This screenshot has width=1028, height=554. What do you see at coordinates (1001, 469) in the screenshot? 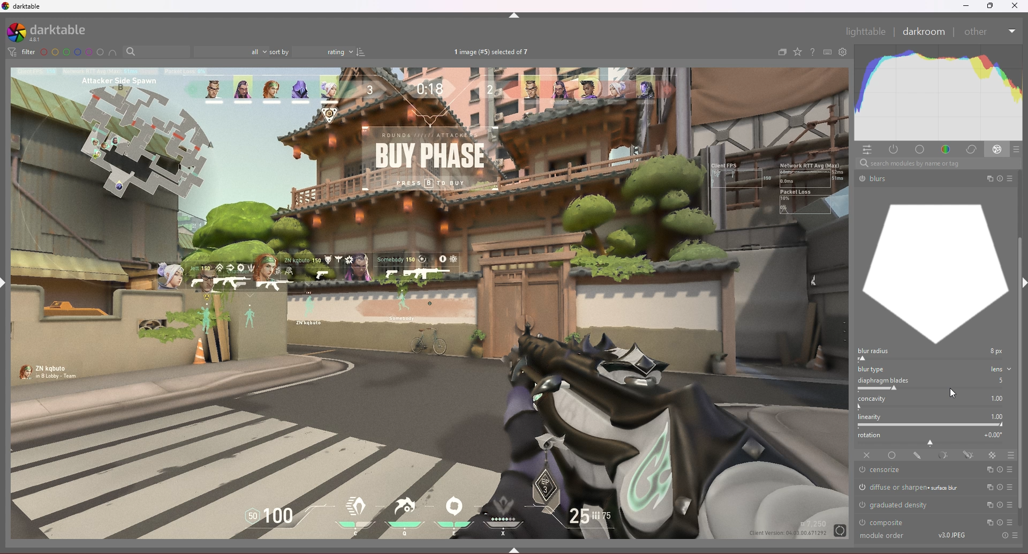
I see `reset` at bounding box center [1001, 469].